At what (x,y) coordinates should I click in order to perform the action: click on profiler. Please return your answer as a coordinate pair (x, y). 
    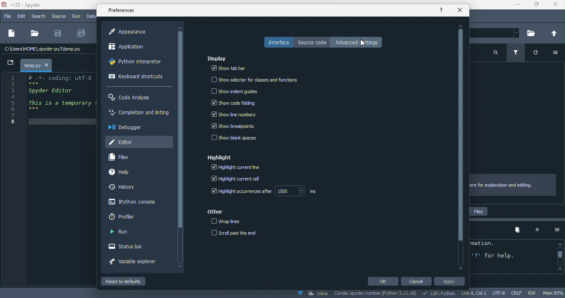
    Looking at the image, I should click on (126, 216).